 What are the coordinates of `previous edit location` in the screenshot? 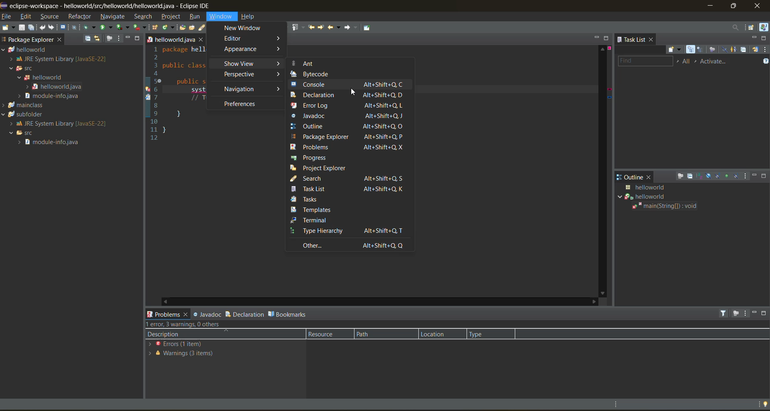 It's located at (312, 27).